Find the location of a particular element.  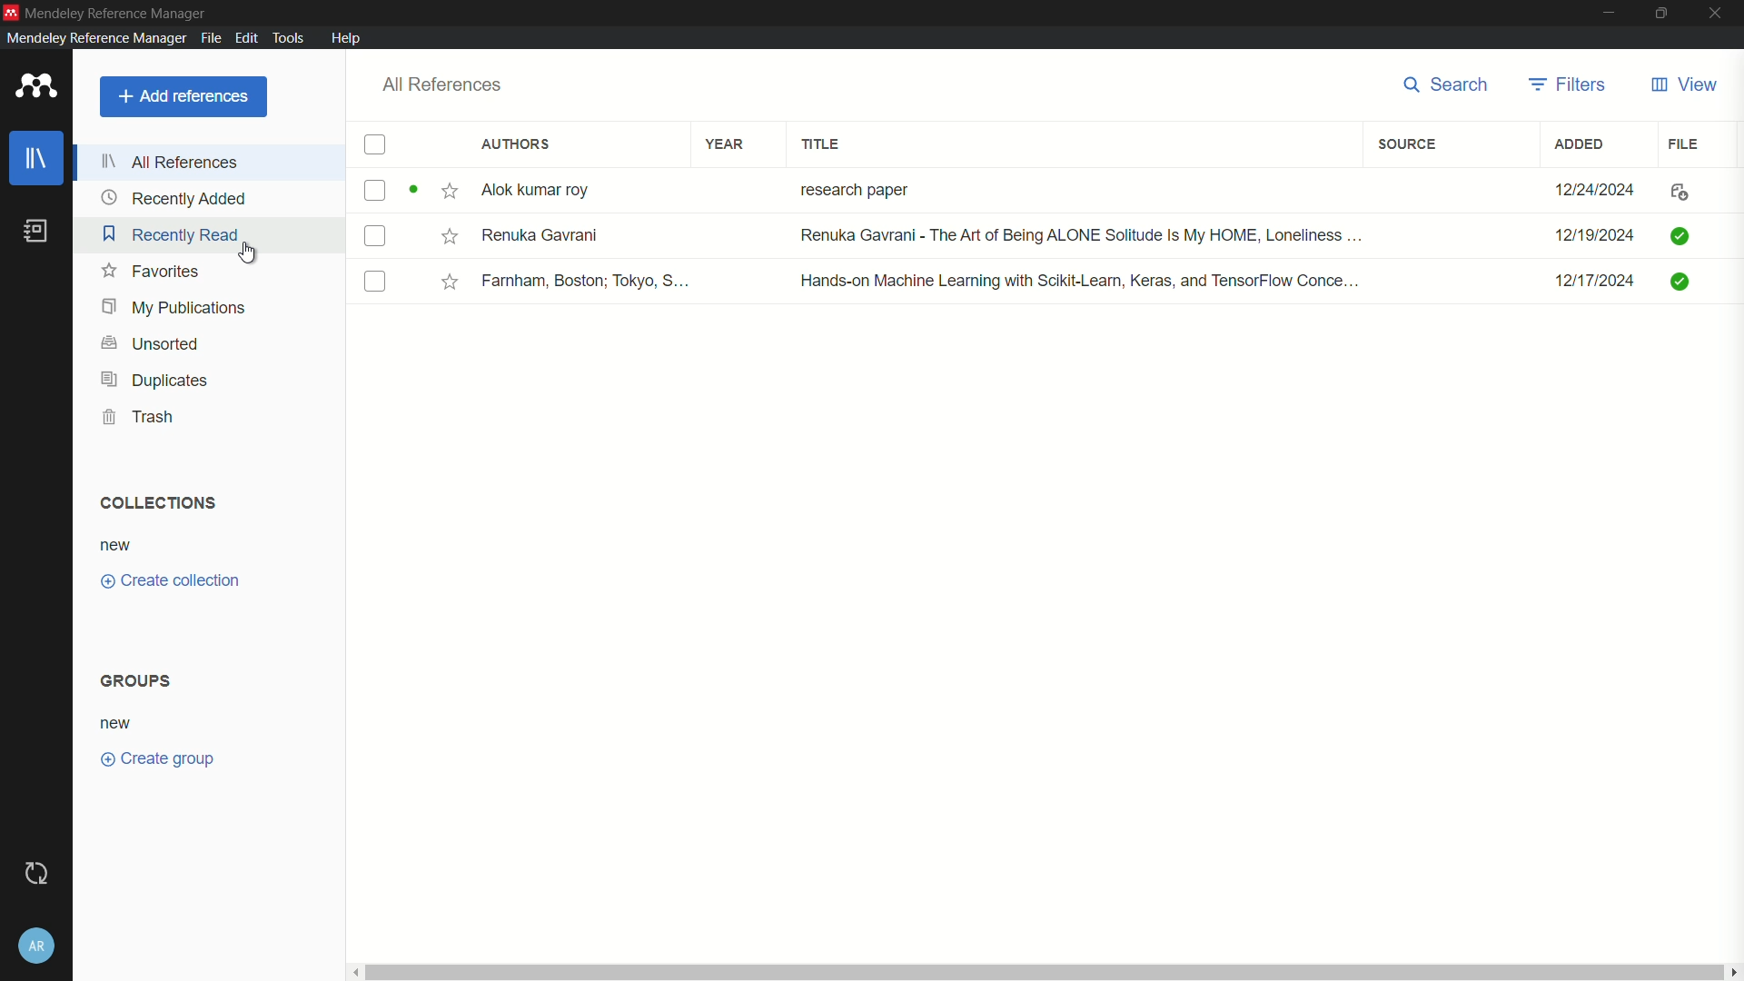

file is located at coordinates (1684, 143).